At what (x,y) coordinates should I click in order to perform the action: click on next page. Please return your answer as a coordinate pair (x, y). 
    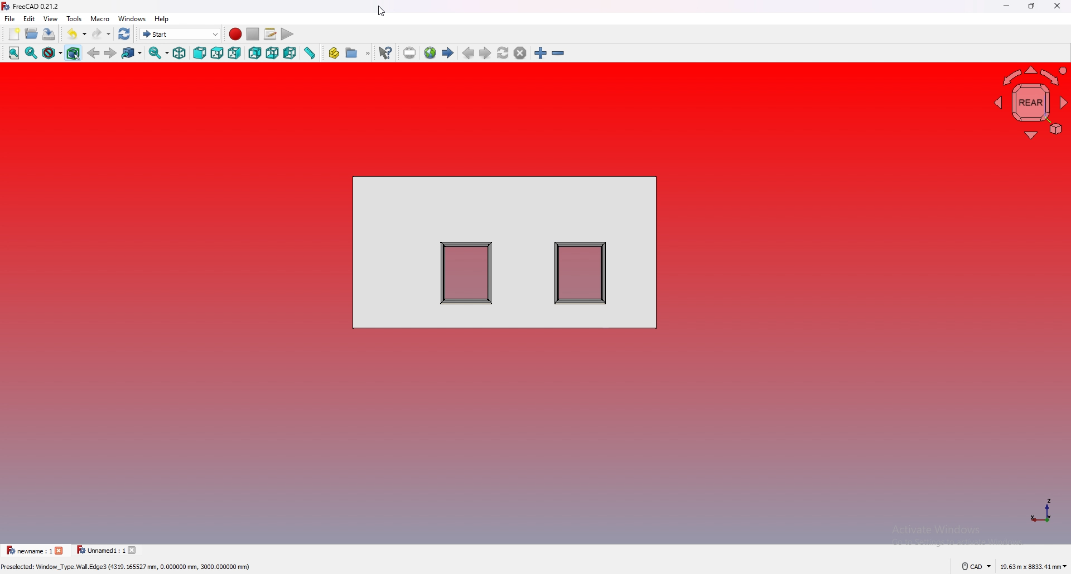
    Looking at the image, I should click on (485, 53).